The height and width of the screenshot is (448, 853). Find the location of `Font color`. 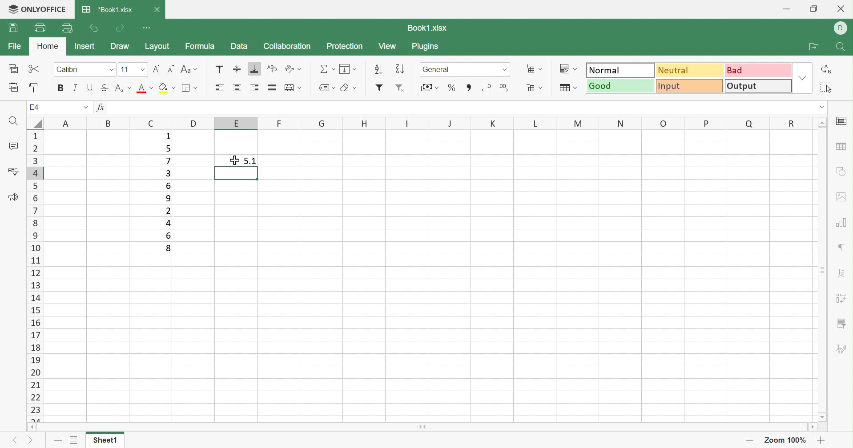

Font color is located at coordinates (146, 88).